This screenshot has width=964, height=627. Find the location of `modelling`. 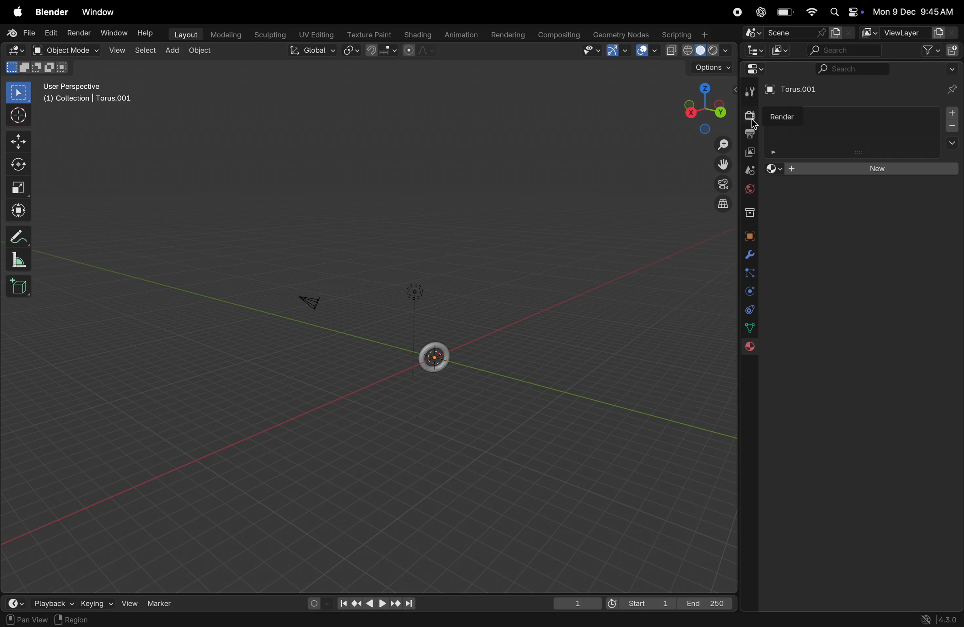

modelling is located at coordinates (226, 35).